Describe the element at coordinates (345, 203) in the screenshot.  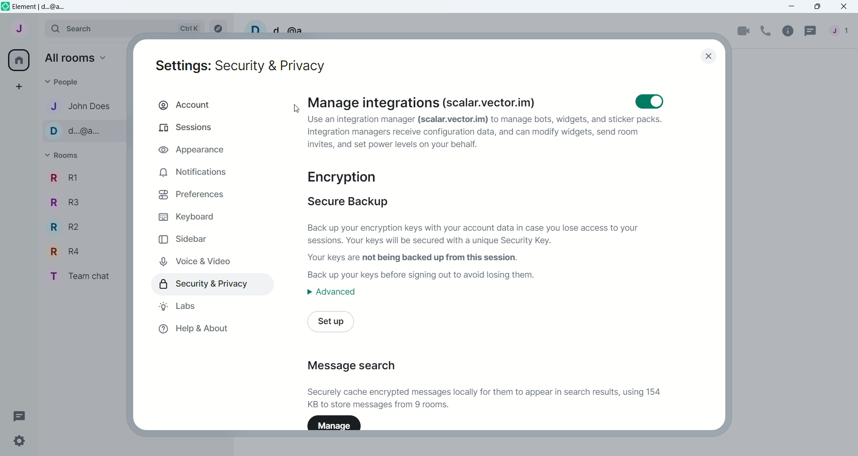
I see `secure backup` at that location.